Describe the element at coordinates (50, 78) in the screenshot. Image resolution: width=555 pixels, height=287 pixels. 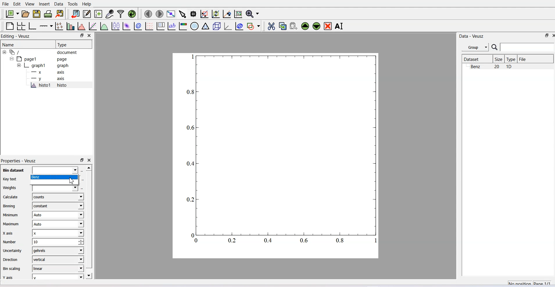
I see `Y Axis` at that location.